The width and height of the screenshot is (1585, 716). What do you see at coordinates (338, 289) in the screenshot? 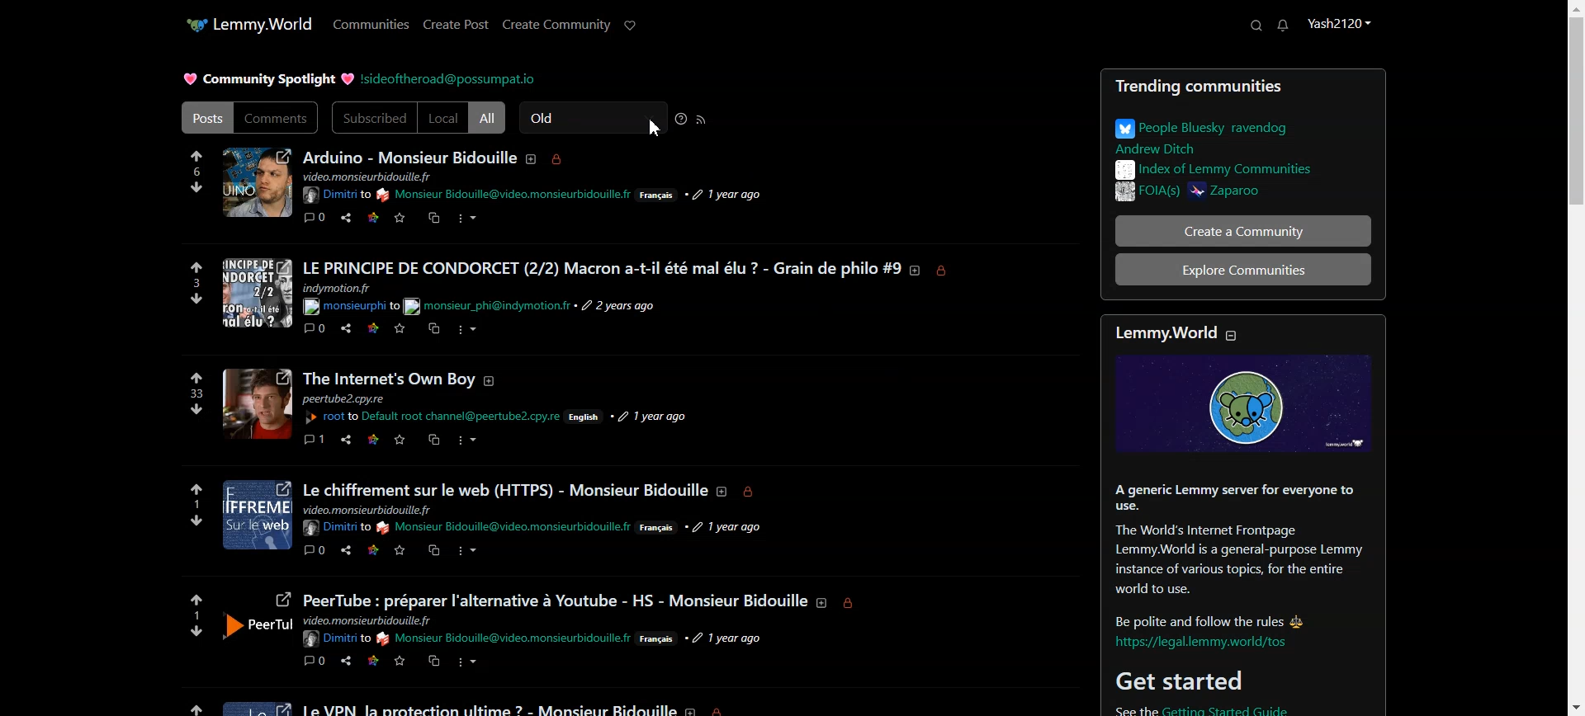
I see `indymotion.fr` at bounding box center [338, 289].